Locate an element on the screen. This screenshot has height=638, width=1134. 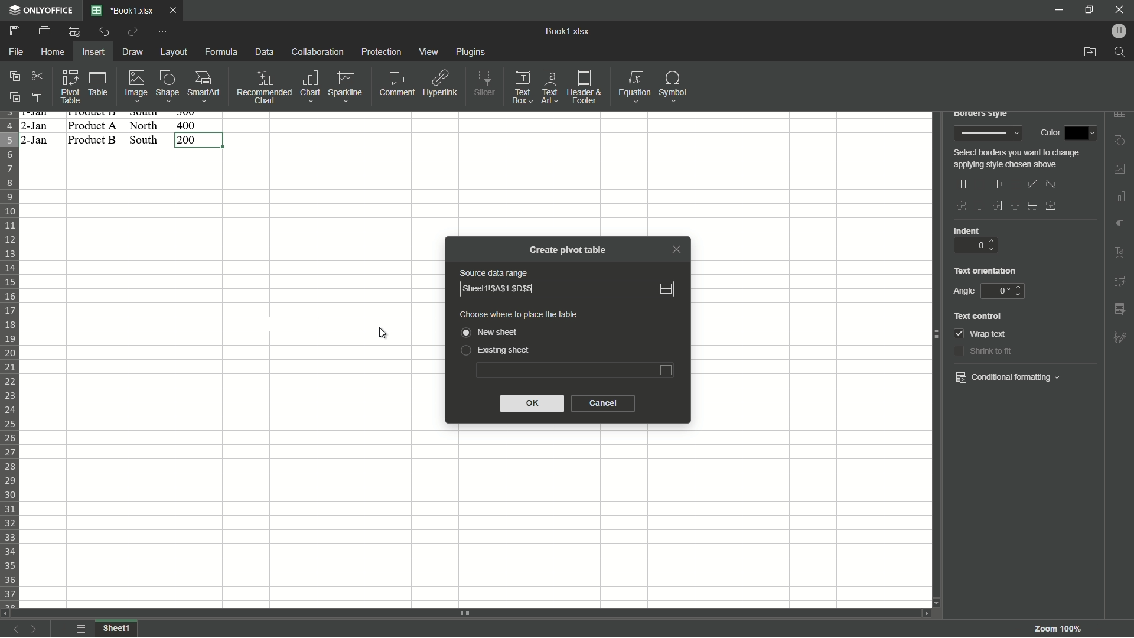
Shape is located at coordinates (168, 86).